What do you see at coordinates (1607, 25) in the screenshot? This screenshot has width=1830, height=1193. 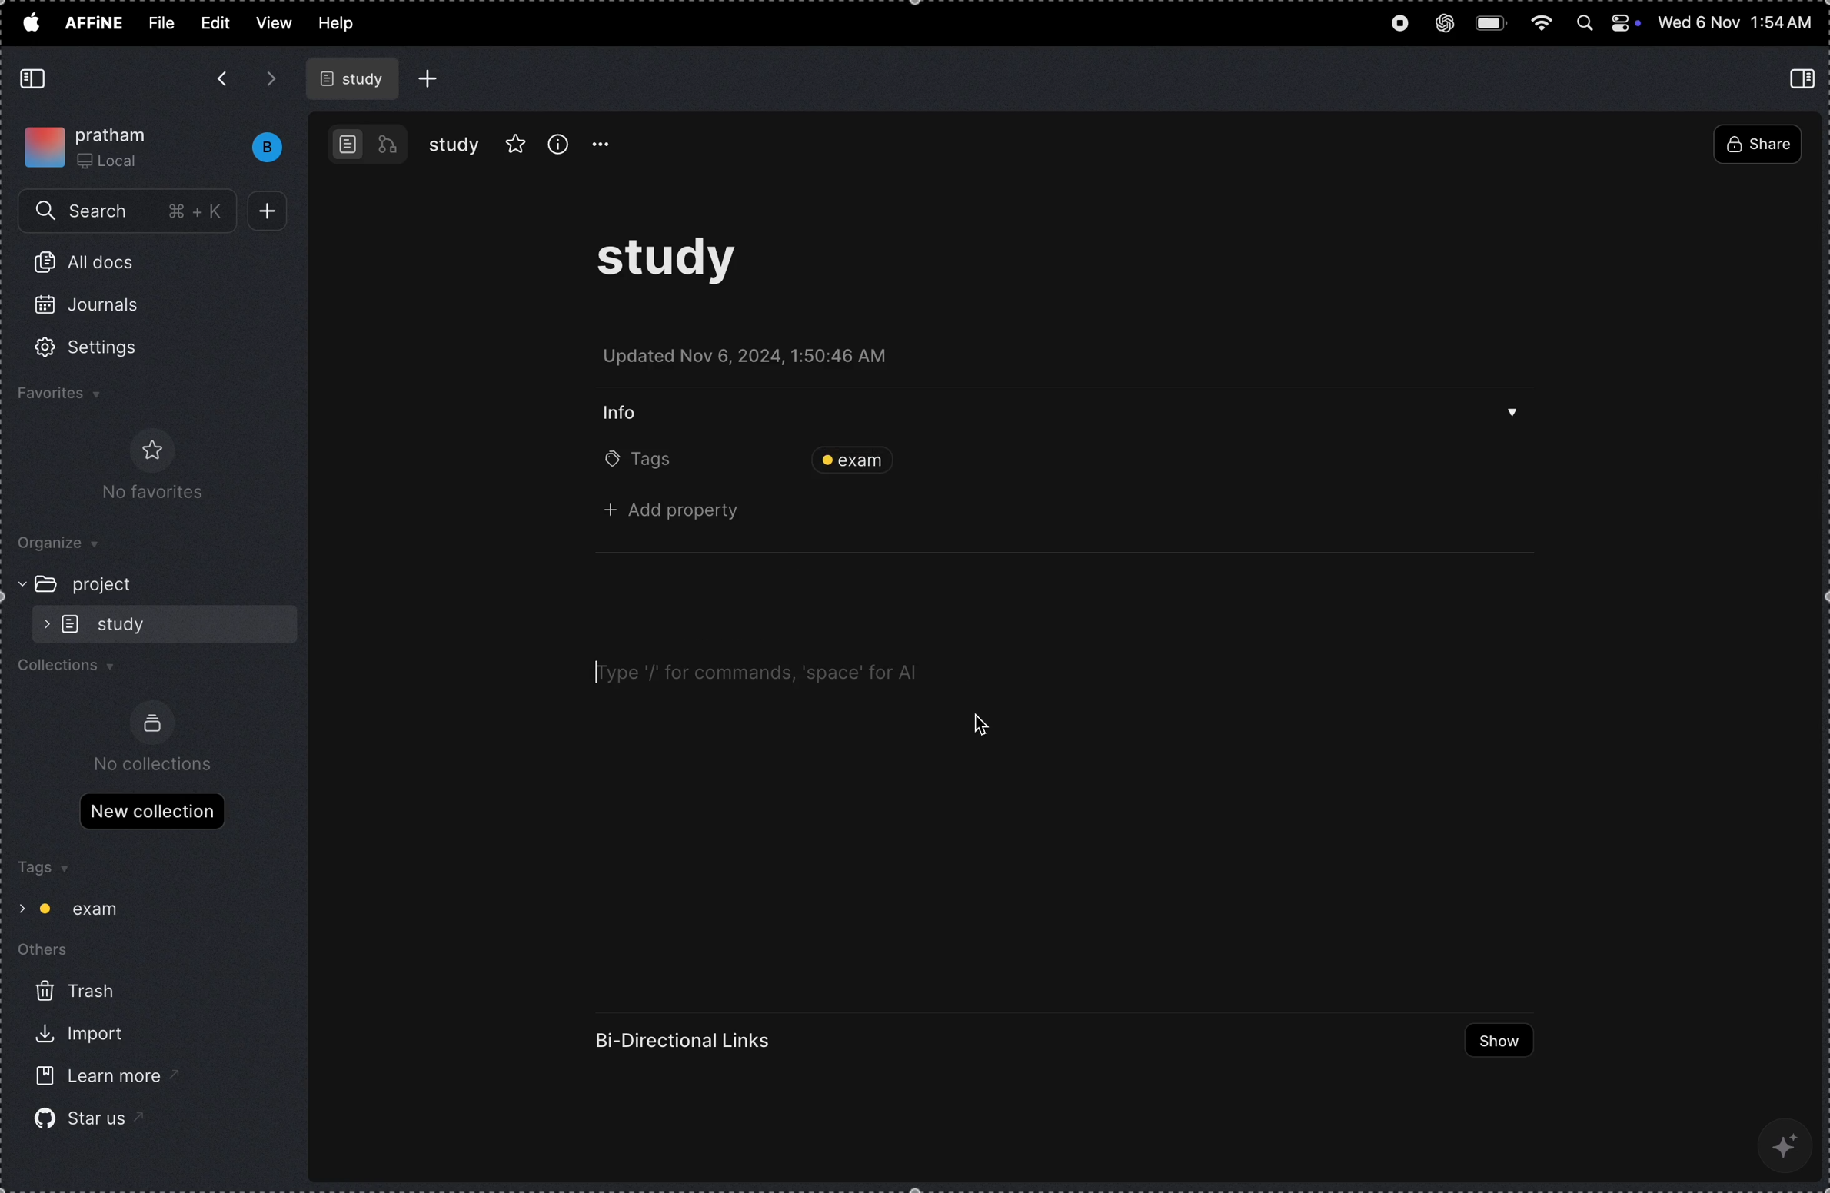 I see `apple widgets` at bounding box center [1607, 25].